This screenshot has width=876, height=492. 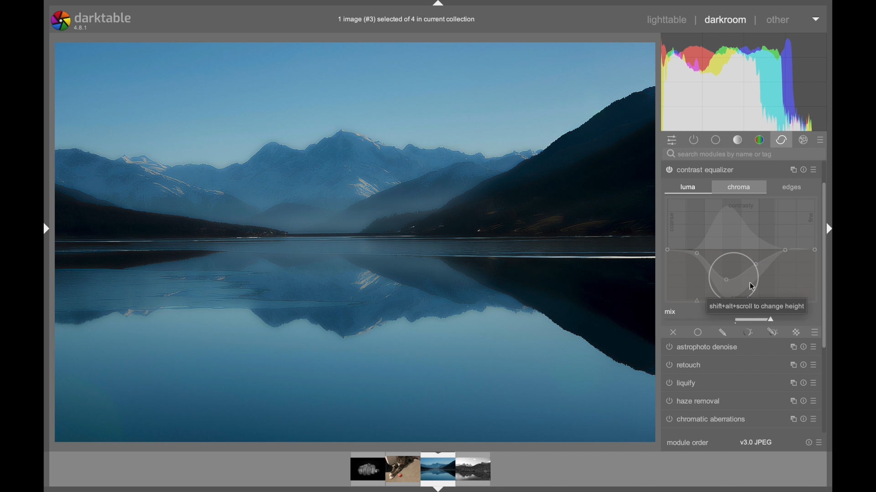 I want to click on mix, so click(x=670, y=312).